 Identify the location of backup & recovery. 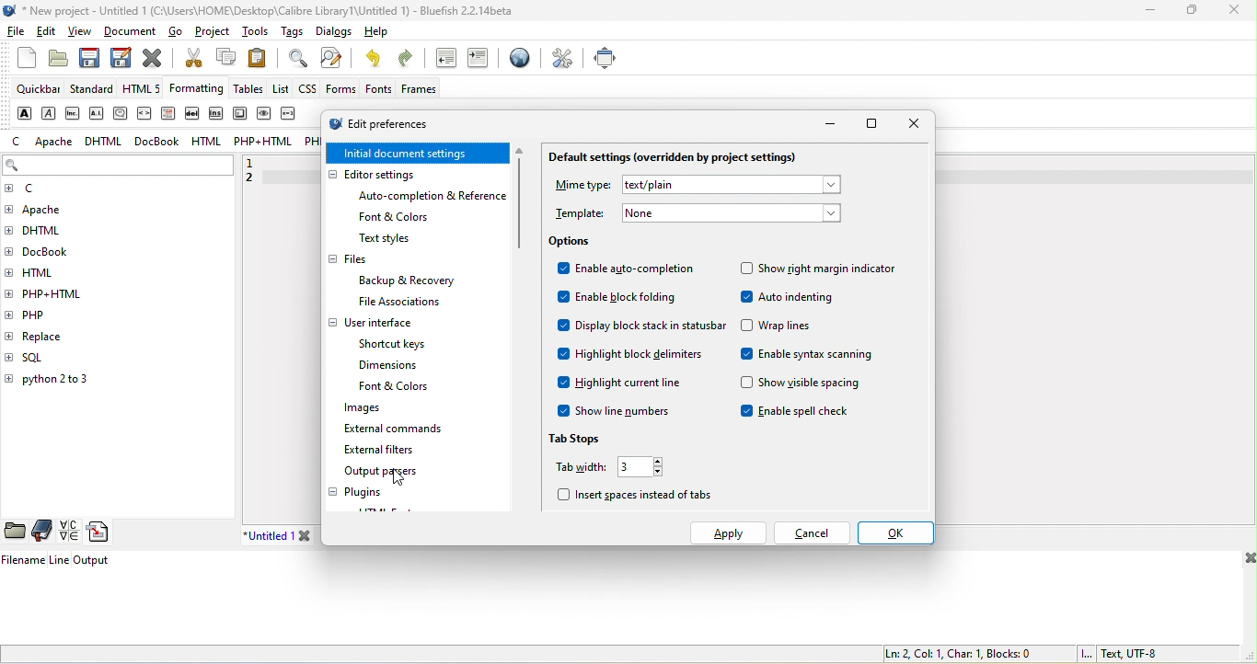
(412, 280).